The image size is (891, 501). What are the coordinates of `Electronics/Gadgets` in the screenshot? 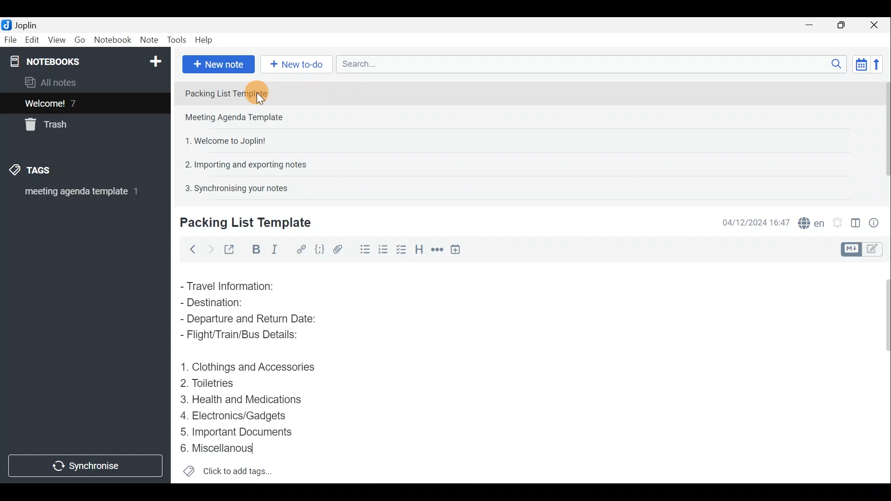 It's located at (237, 415).